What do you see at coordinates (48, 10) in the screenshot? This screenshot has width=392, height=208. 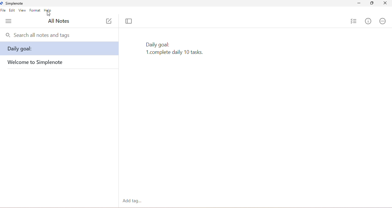 I see `help` at bounding box center [48, 10].